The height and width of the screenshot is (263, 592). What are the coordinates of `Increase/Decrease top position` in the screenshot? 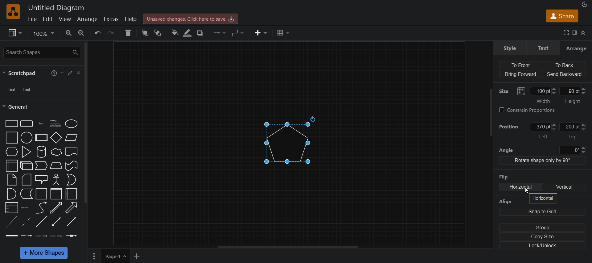 It's located at (583, 127).